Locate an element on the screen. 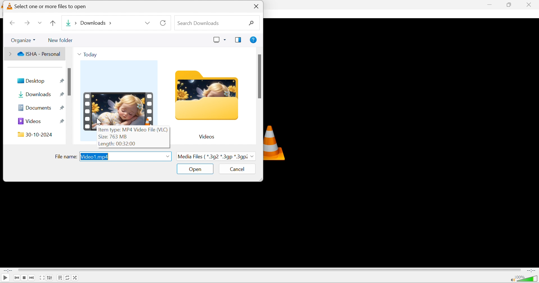 The height and width of the screenshot is (283, 539). Get help. is located at coordinates (255, 40).